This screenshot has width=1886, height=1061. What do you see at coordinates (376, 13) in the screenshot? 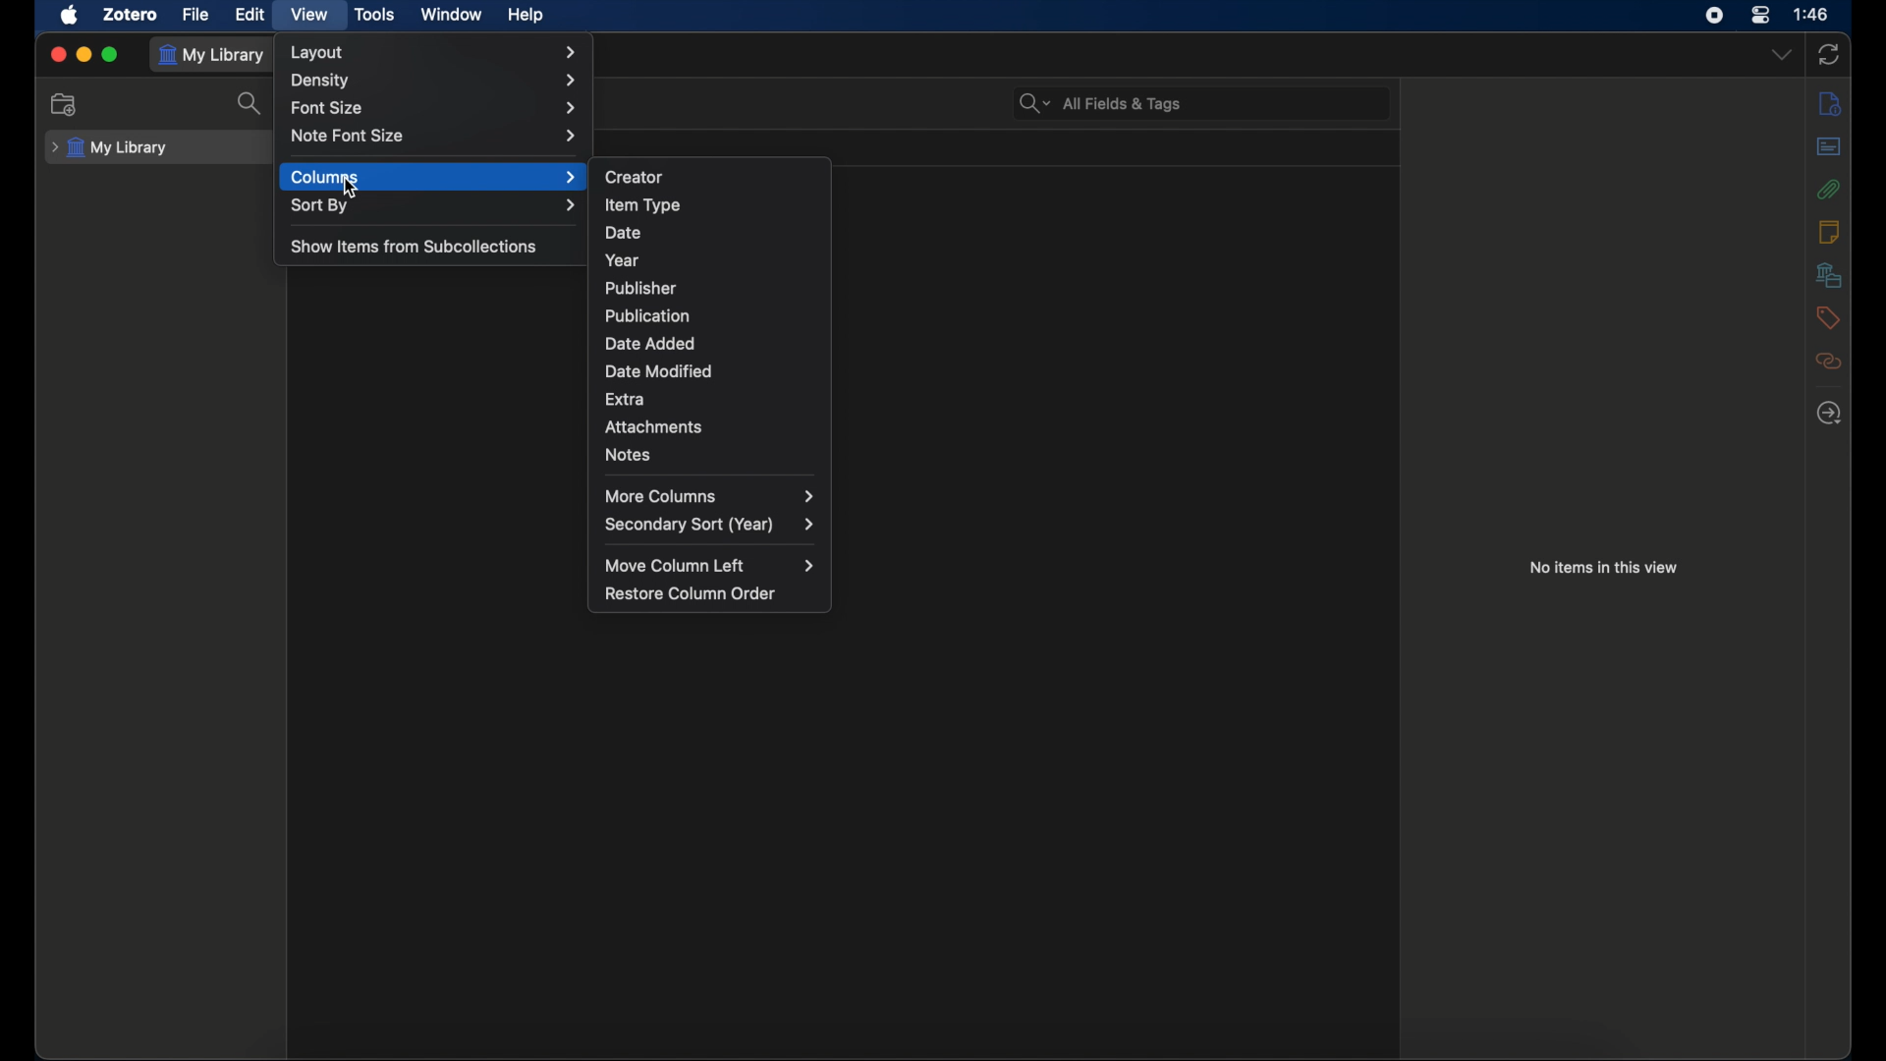
I see `tools` at bounding box center [376, 13].